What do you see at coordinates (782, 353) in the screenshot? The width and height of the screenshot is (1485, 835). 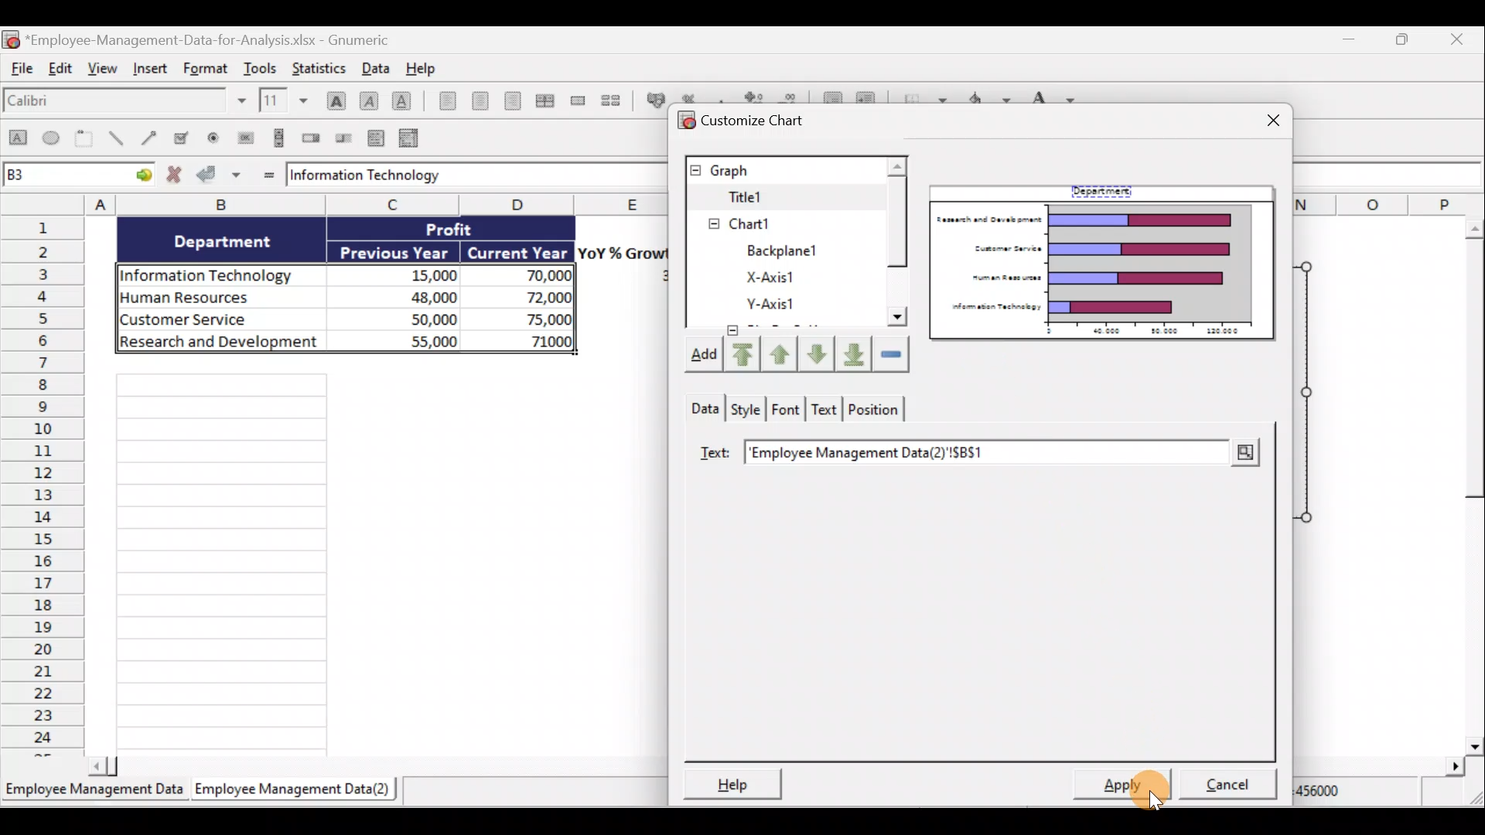 I see `Move upward` at bounding box center [782, 353].